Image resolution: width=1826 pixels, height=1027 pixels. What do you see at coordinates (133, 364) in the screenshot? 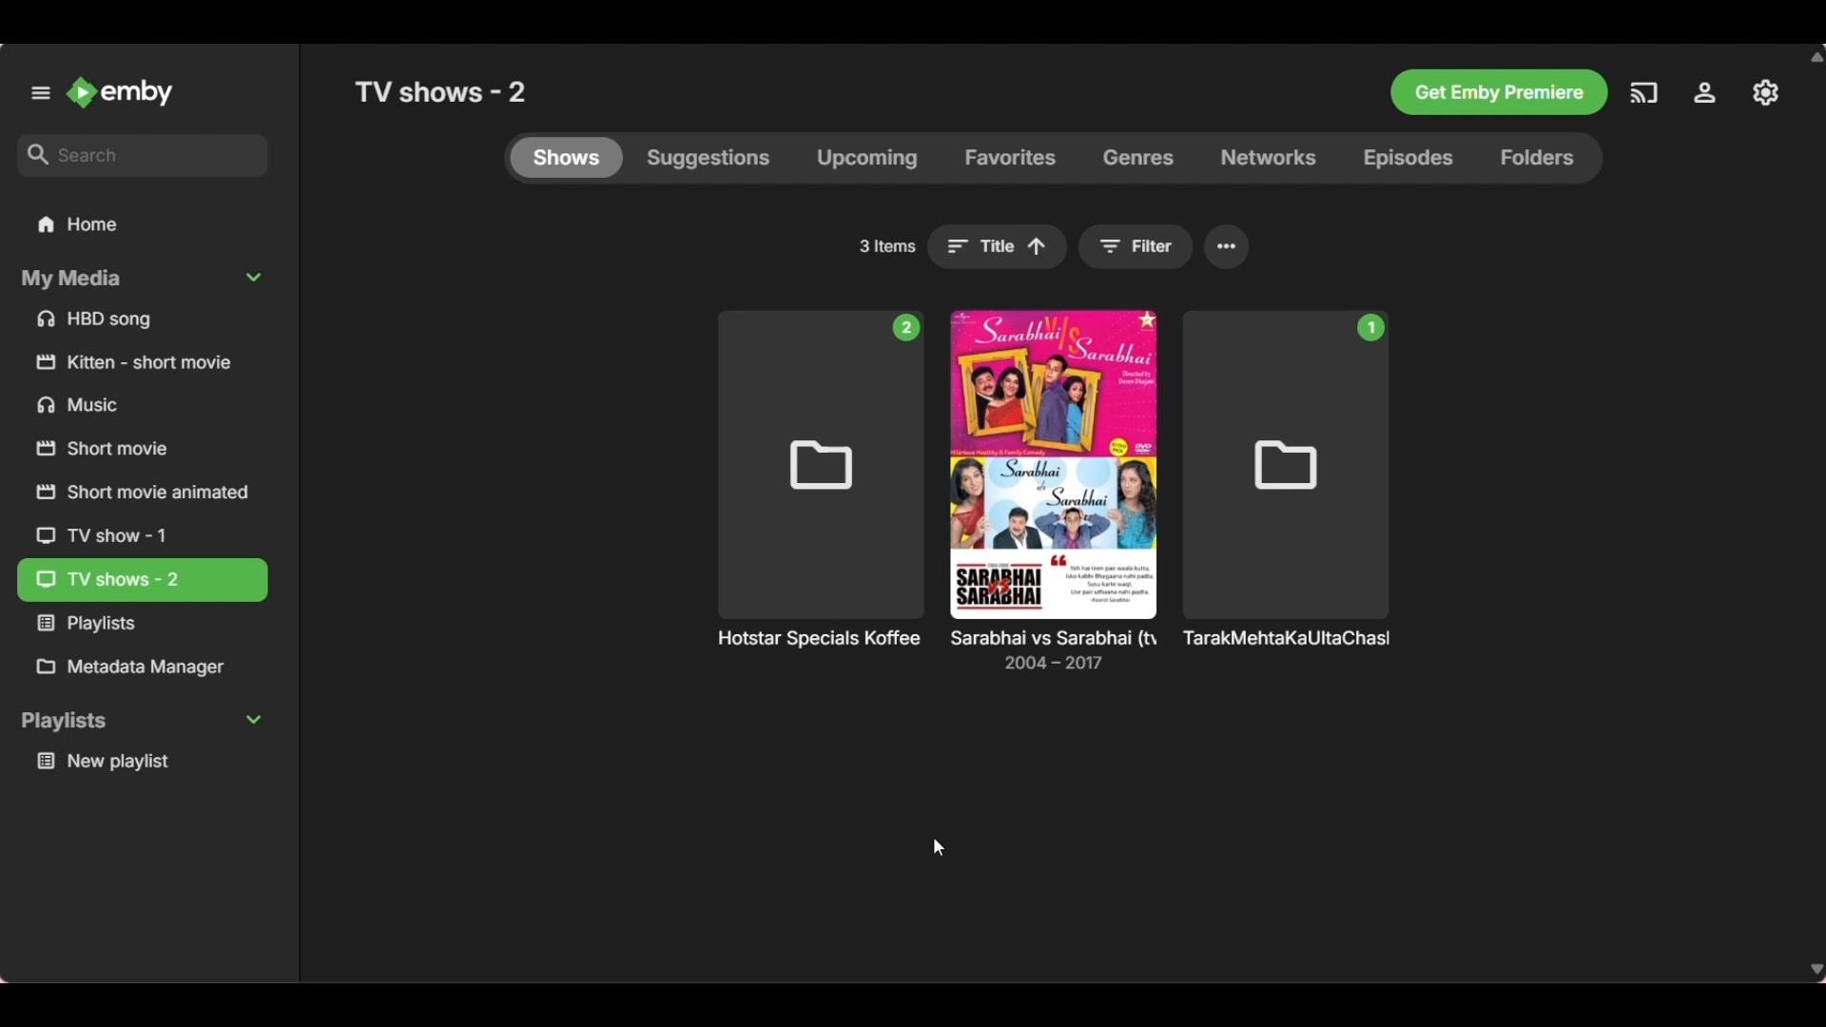
I see `` at bounding box center [133, 364].